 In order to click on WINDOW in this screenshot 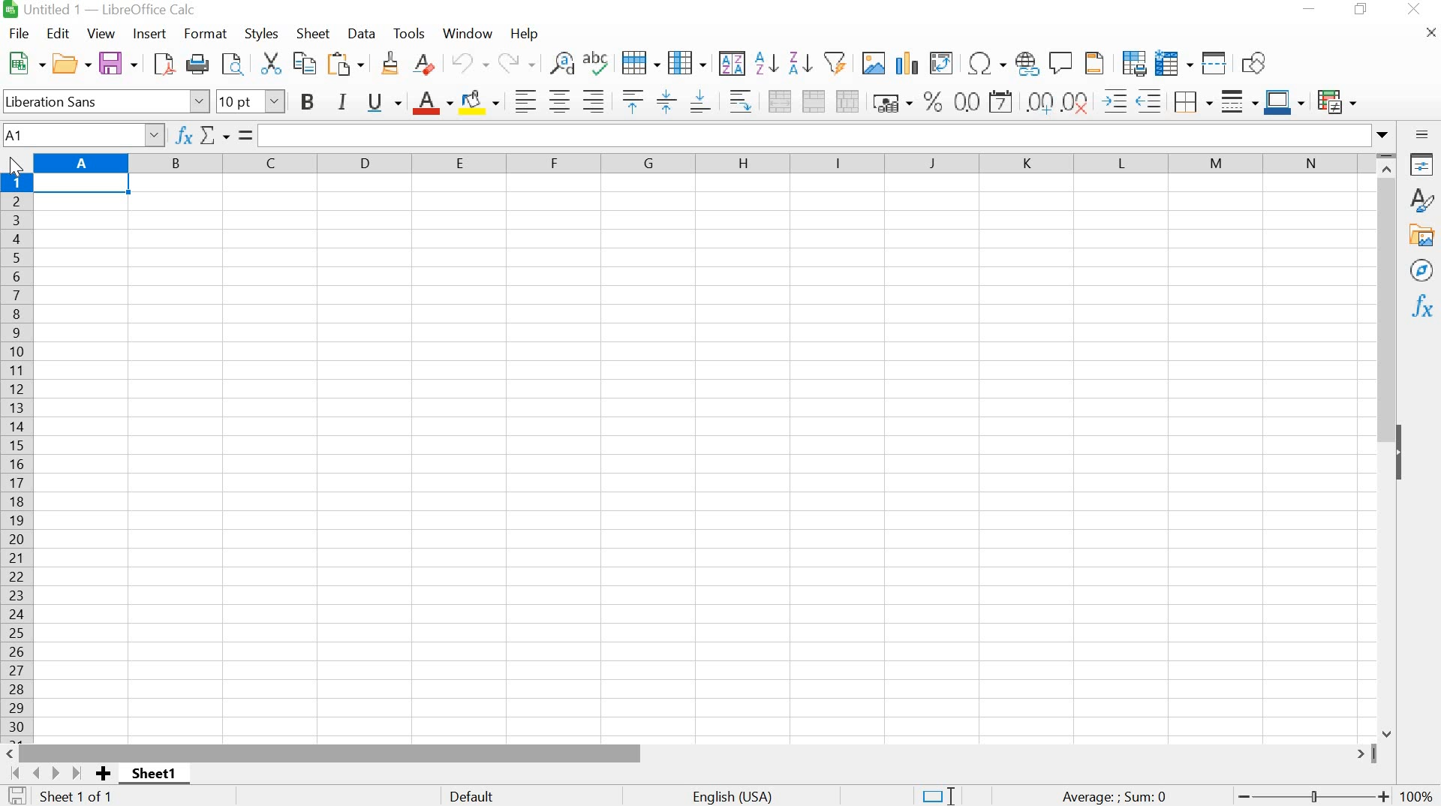, I will do `click(467, 36)`.